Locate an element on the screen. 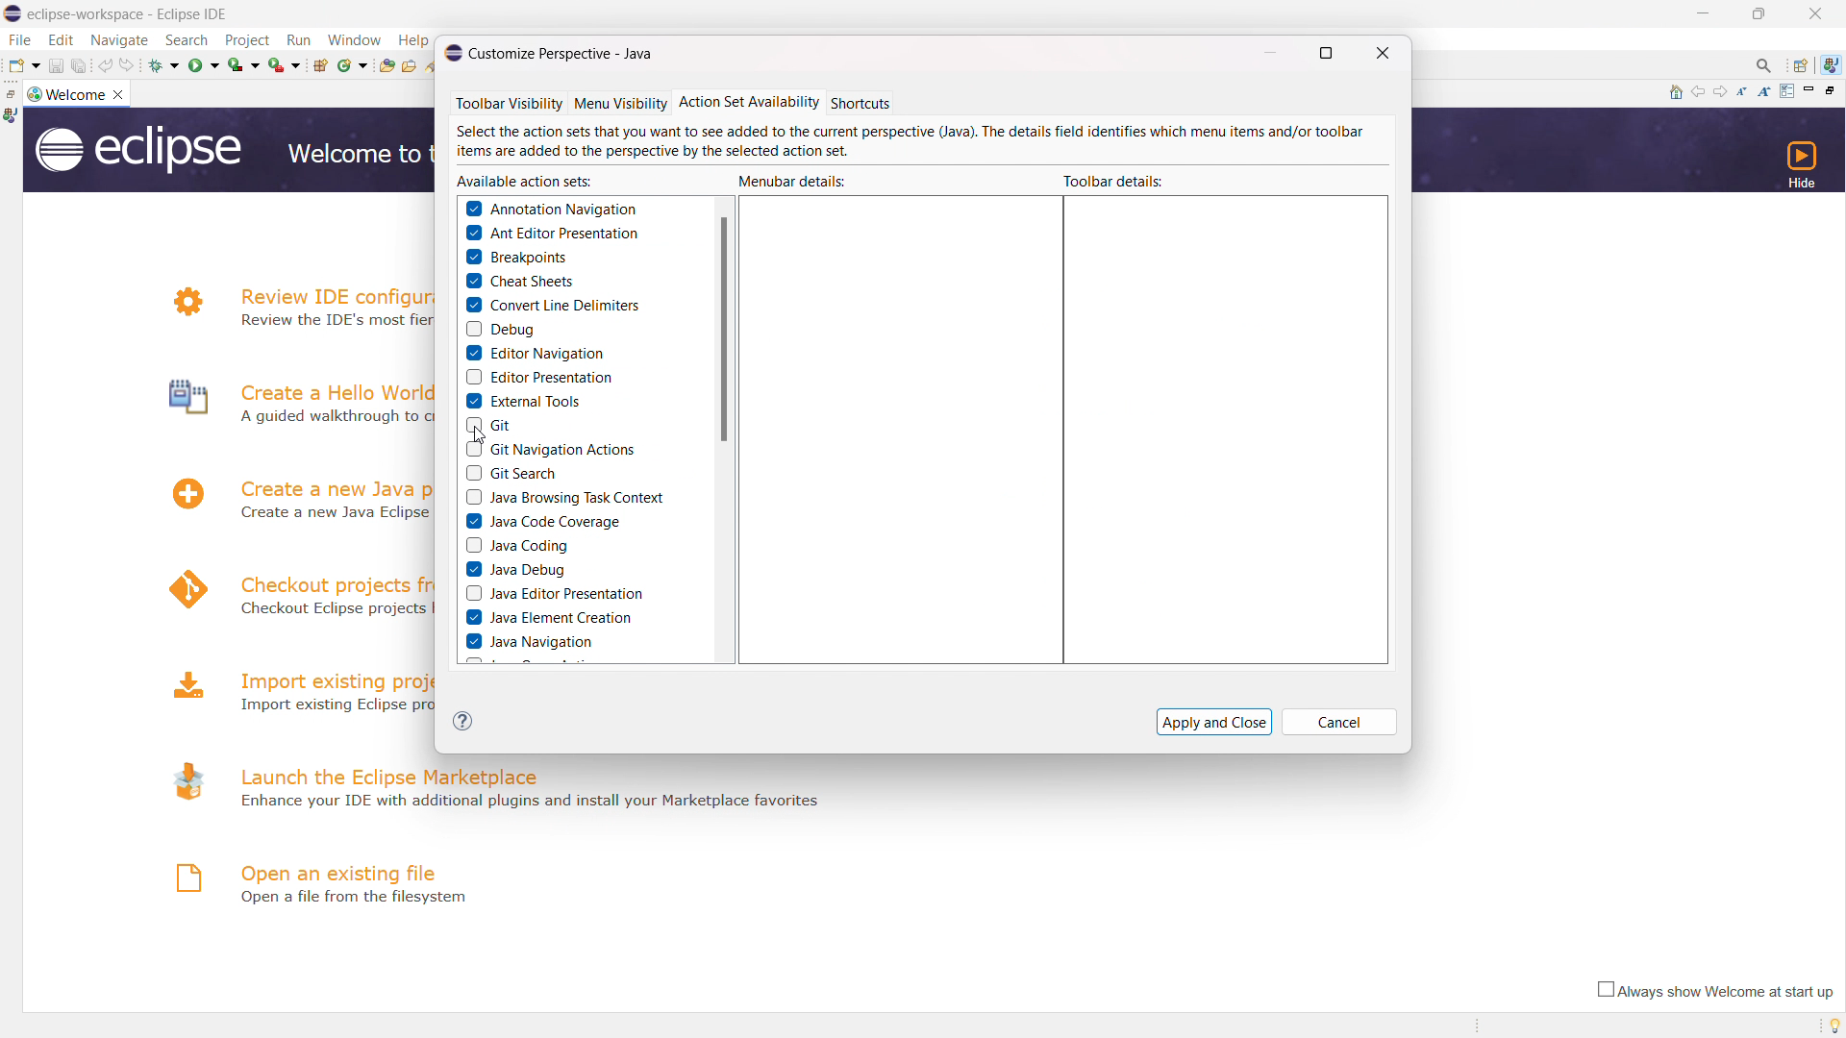 This screenshot has width=1846, height=1038. coverage is located at coordinates (243, 64).